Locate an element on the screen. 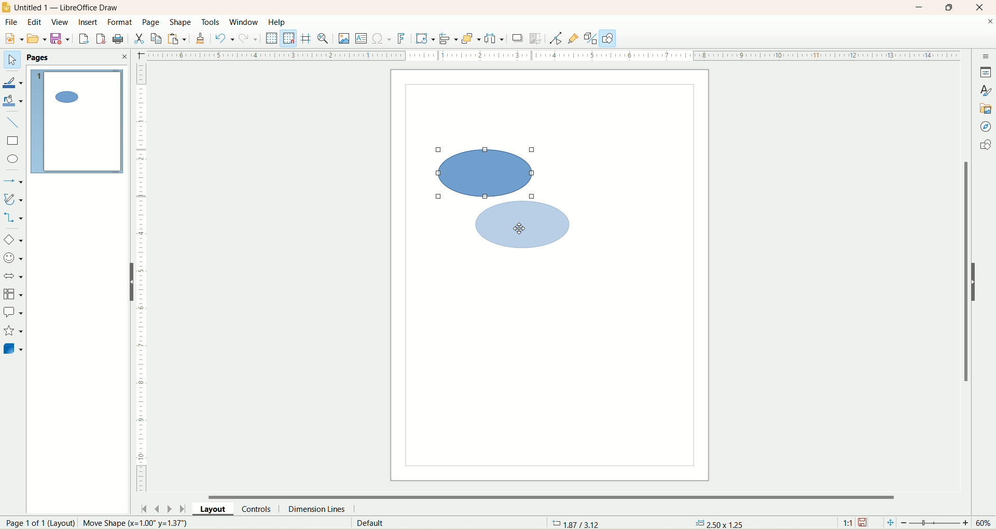 The width and height of the screenshot is (996, 530). redo is located at coordinates (250, 39).